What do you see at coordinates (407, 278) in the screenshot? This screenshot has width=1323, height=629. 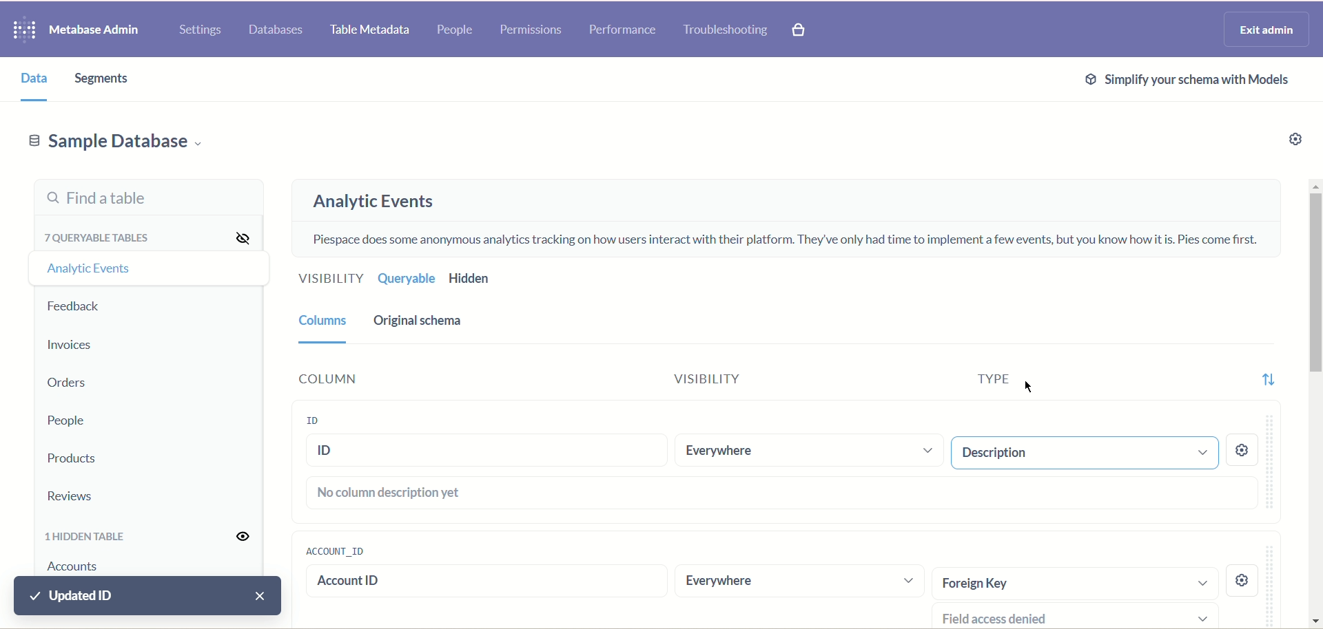 I see `queryable` at bounding box center [407, 278].